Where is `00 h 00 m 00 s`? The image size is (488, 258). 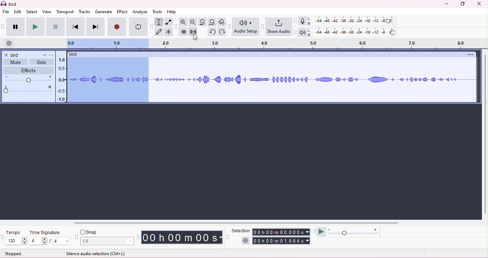
00 h 00 m 00 s is located at coordinates (183, 237).